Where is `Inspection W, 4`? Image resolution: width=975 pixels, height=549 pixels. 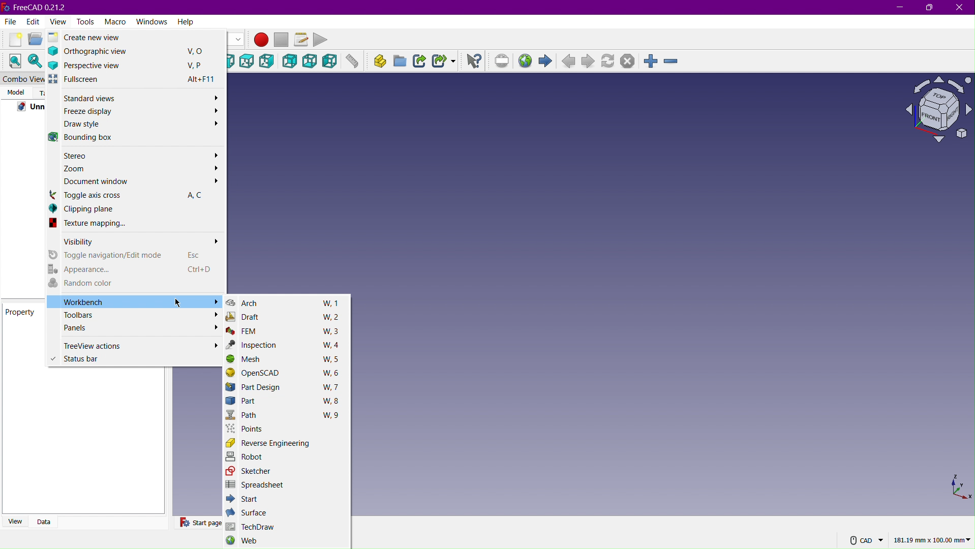
Inspection W, 4 is located at coordinates (288, 347).